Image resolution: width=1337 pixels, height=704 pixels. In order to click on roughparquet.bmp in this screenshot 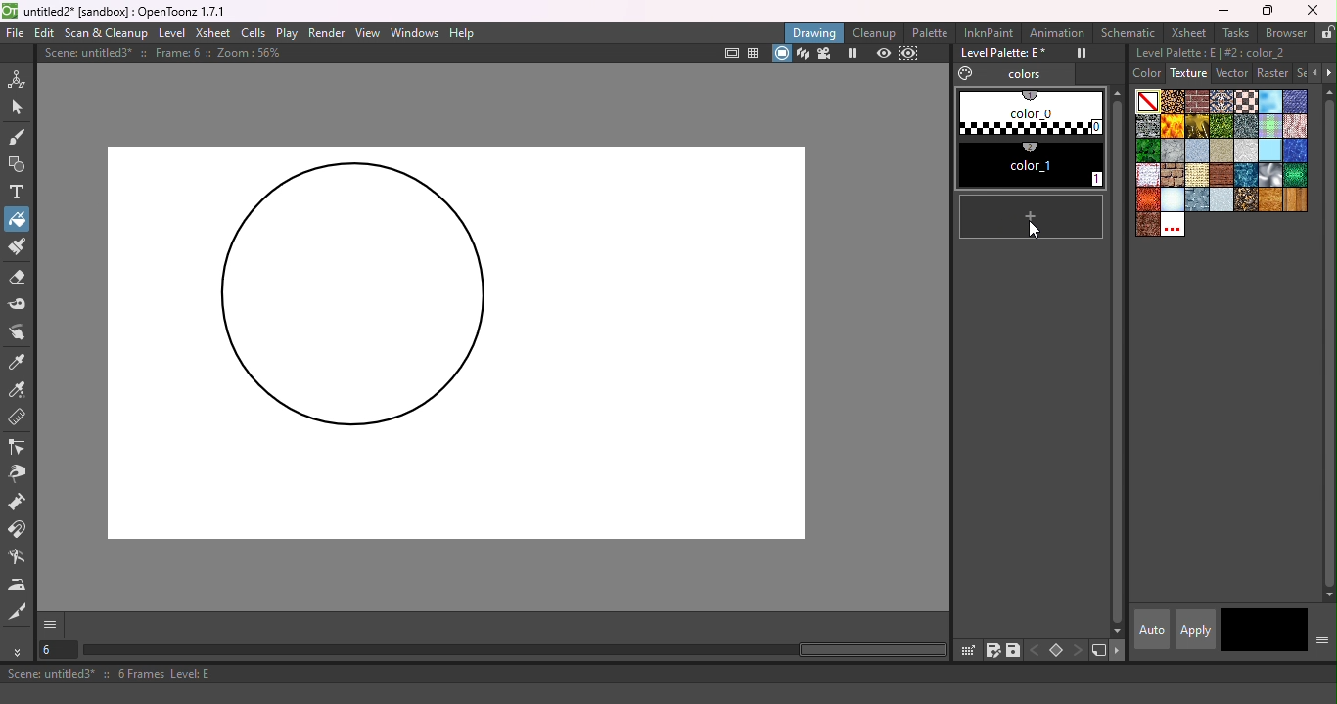, I will do `click(1222, 176)`.